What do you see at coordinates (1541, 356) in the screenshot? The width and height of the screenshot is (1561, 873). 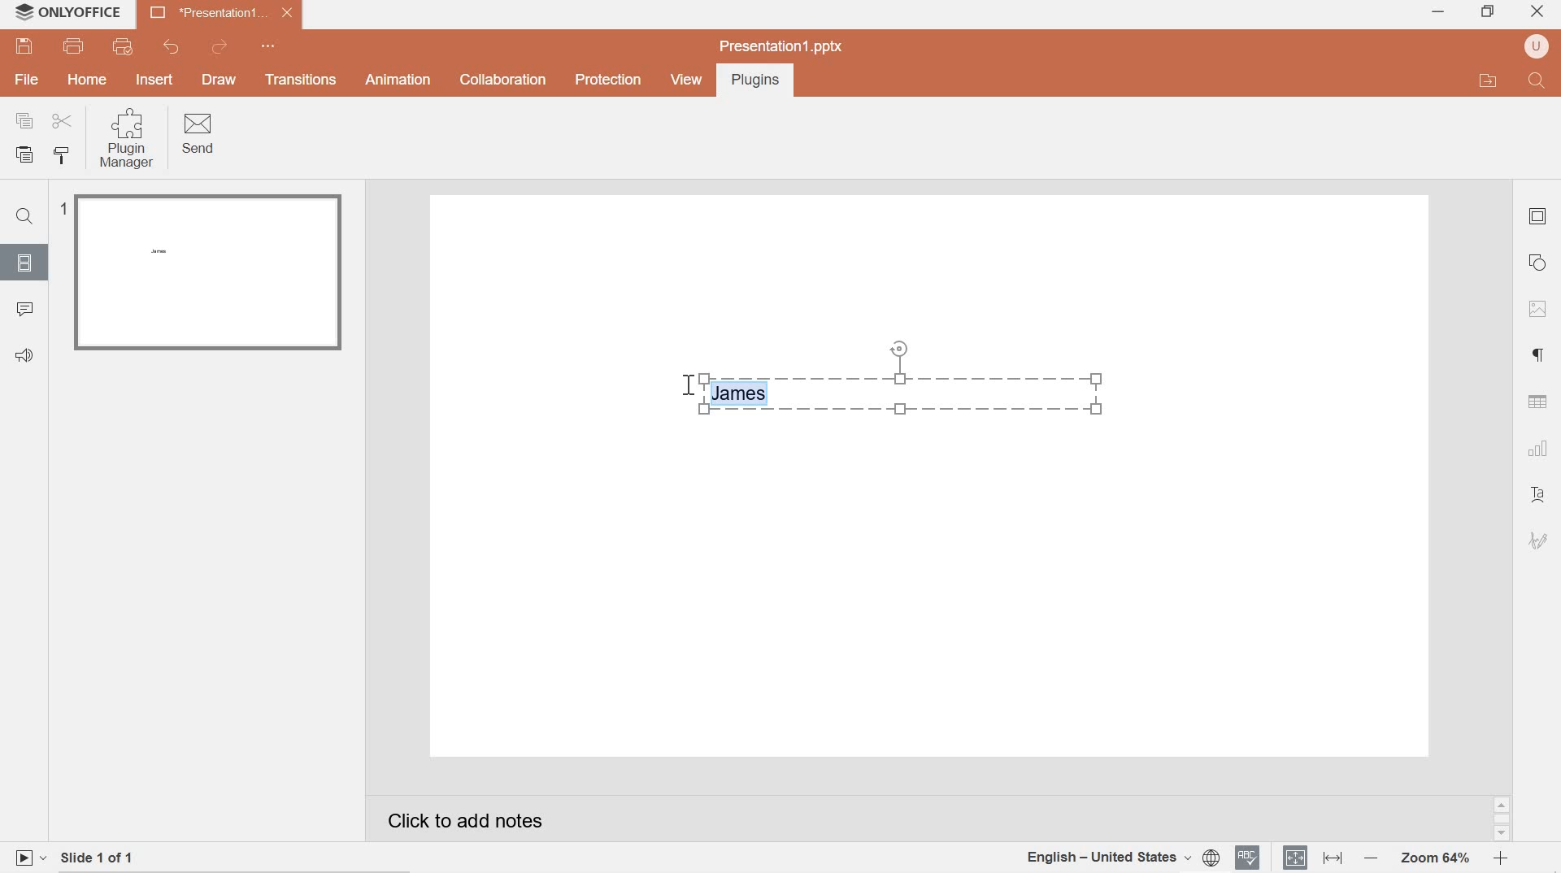 I see `paragraph settings` at bounding box center [1541, 356].